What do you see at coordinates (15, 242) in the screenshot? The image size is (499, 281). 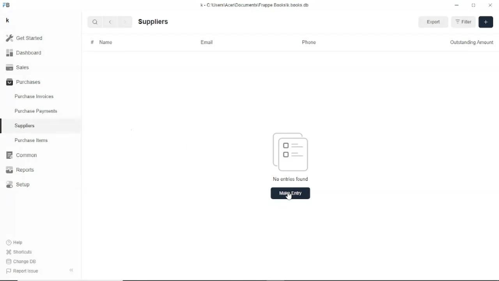 I see `Help` at bounding box center [15, 242].